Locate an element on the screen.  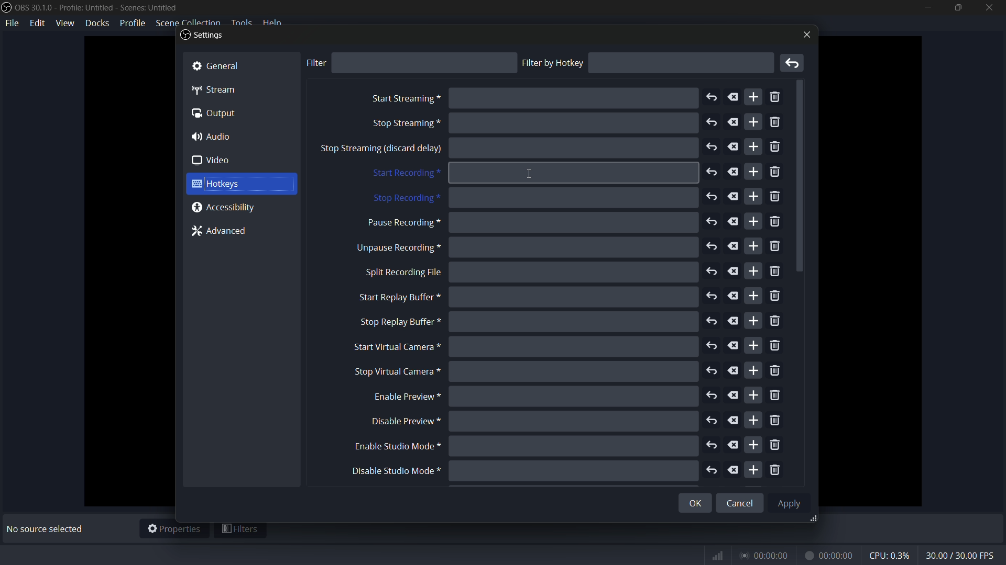
remove is located at coordinates (776, 123).